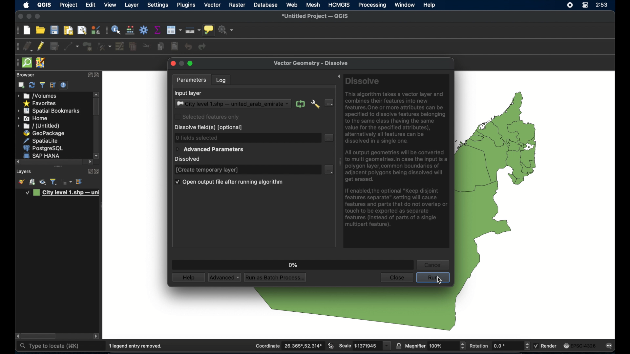 The image size is (630, 354). I want to click on selected features only, so click(207, 117).